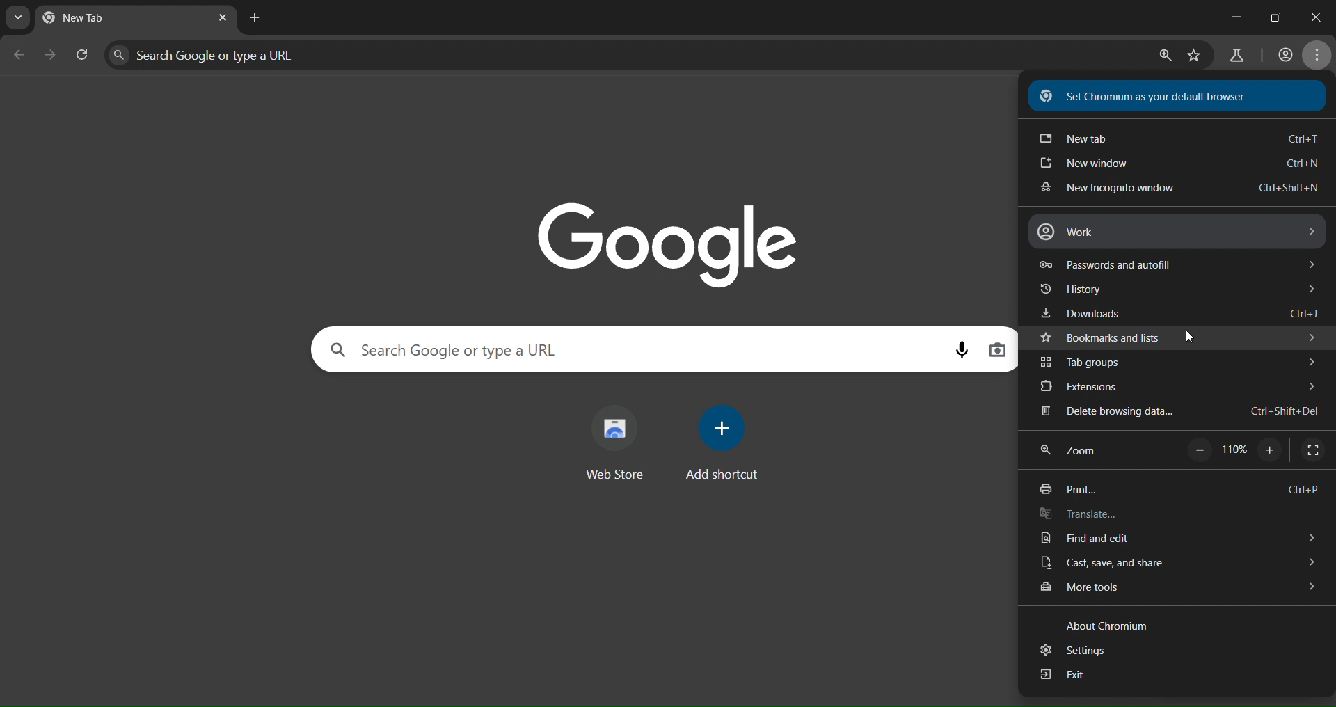 This screenshot has width=1336, height=707. Describe the element at coordinates (1177, 289) in the screenshot. I see `history` at that location.